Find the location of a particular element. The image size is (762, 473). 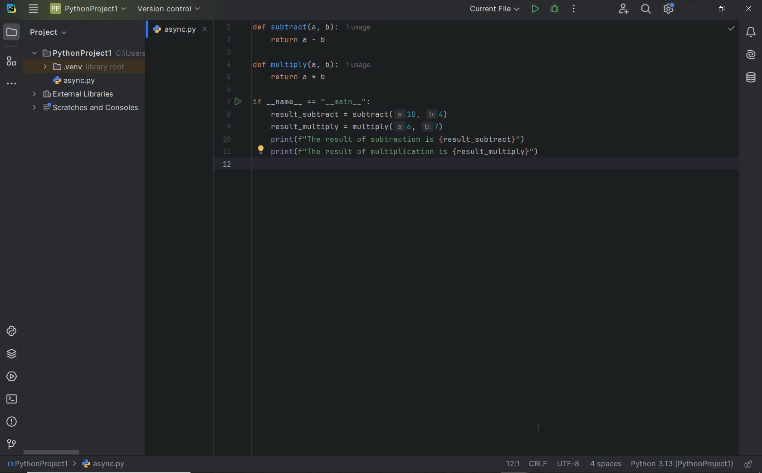

version control is located at coordinates (170, 8).